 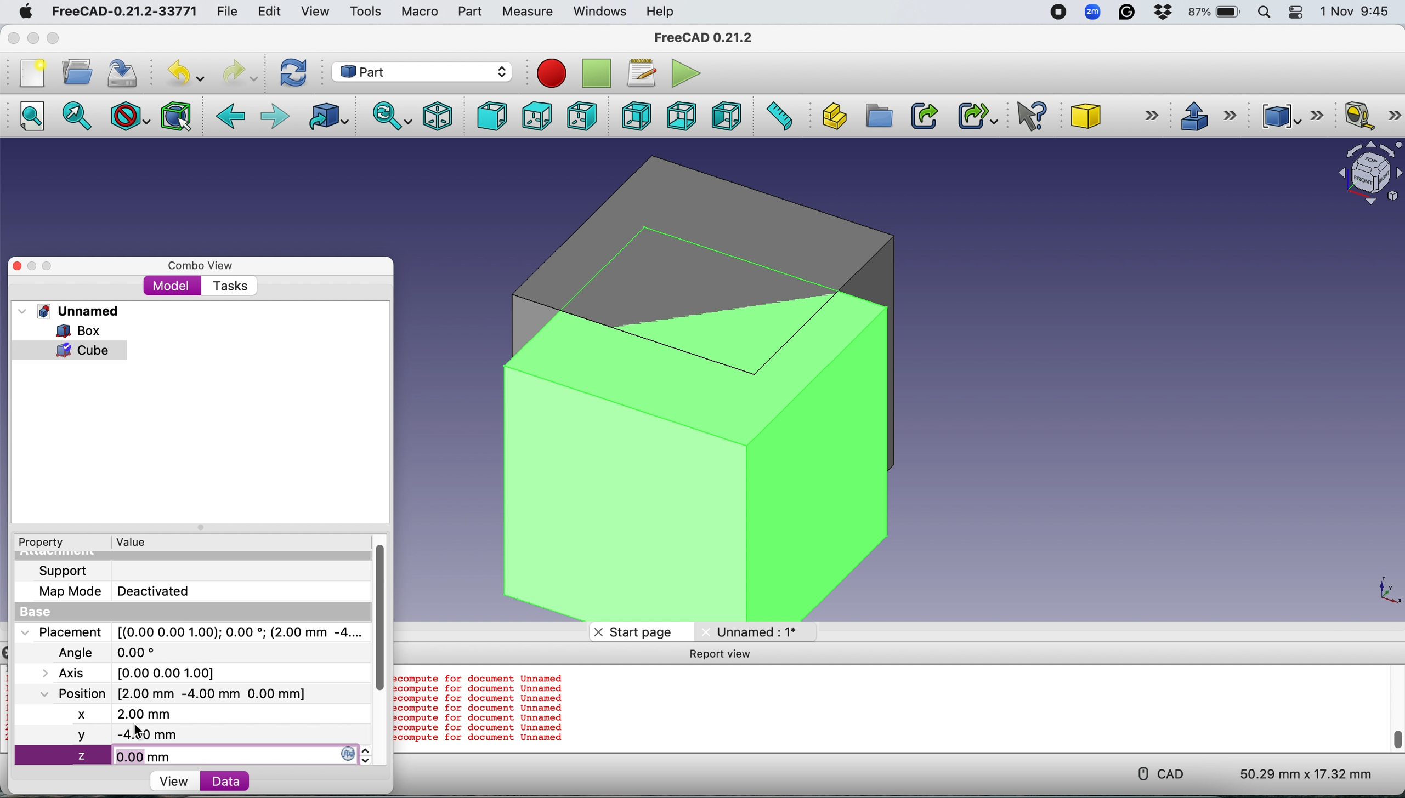 I want to click on Edit, so click(x=267, y=12).